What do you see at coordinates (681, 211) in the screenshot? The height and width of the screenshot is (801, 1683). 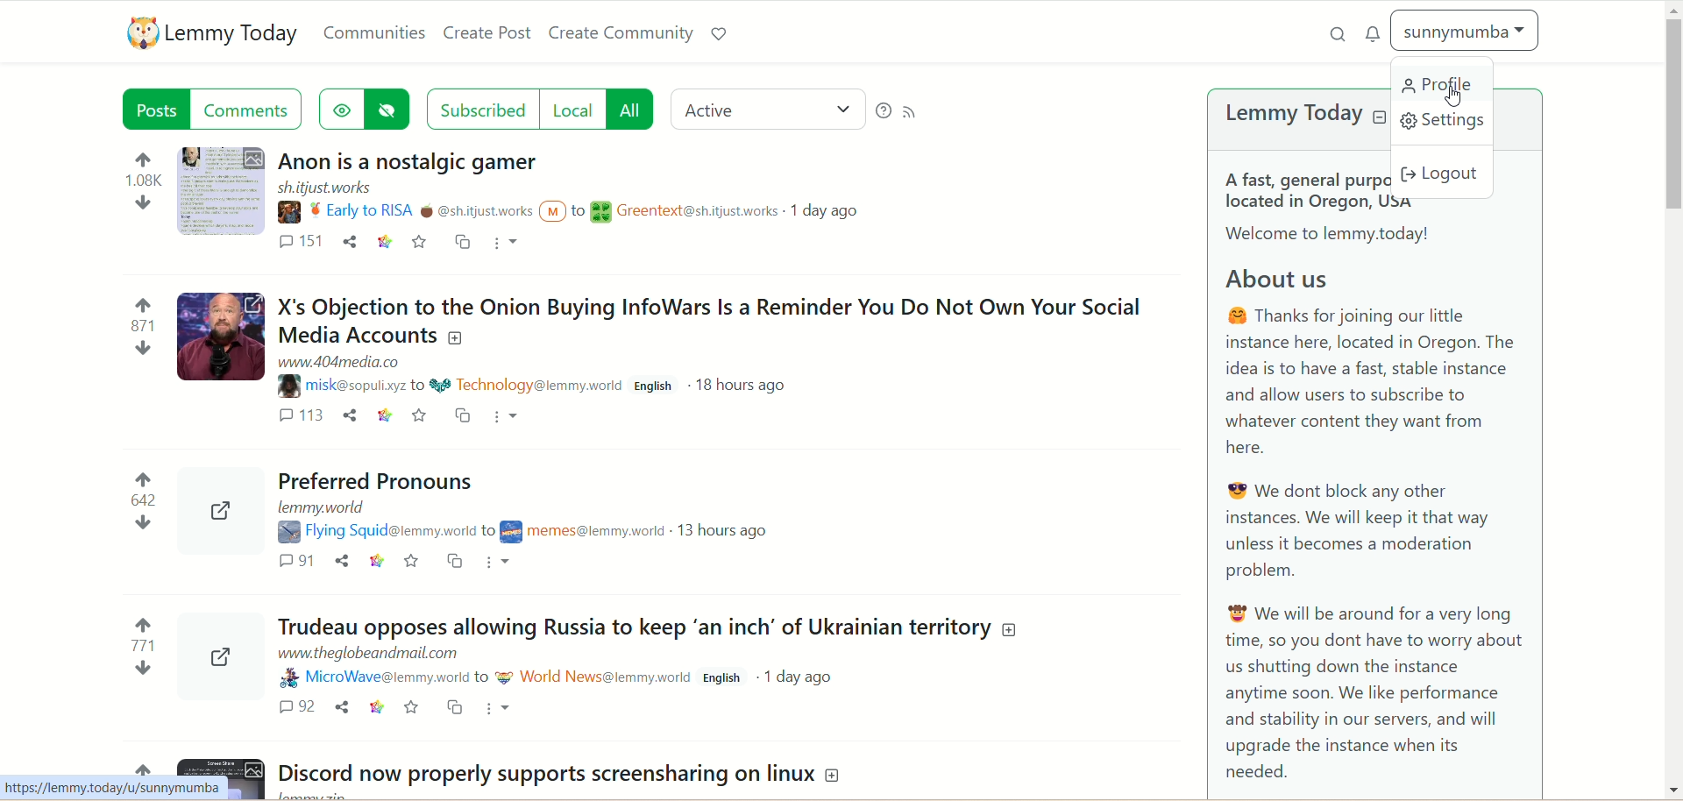 I see `Community` at bounding box center [681, 211].